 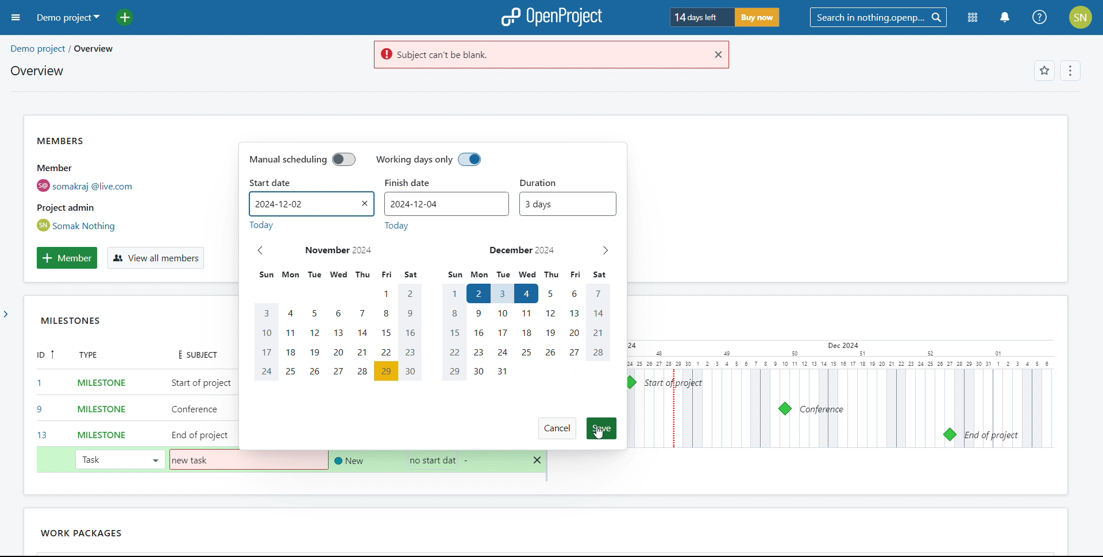 What do you see at coordinates (1040, 17) in the screenshot?
I see `help` at bounding box center [1040, 17].